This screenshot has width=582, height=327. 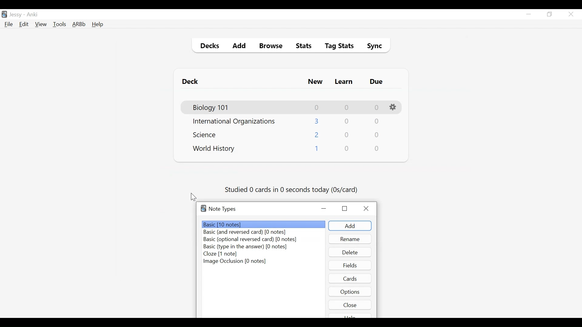 What do you see at coordinates (234, 122) in the screenshot?
I see `Deck Name` at bounding box center [234, 122].